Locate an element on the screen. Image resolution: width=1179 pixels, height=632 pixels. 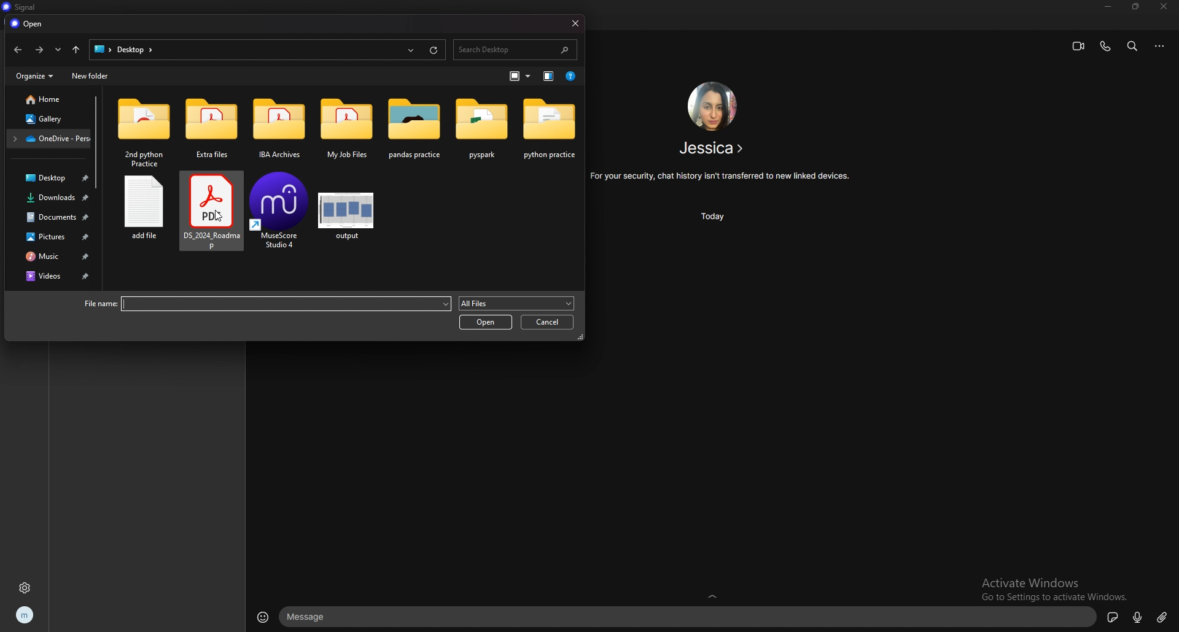
resize is located at coordinates (1136, 7).